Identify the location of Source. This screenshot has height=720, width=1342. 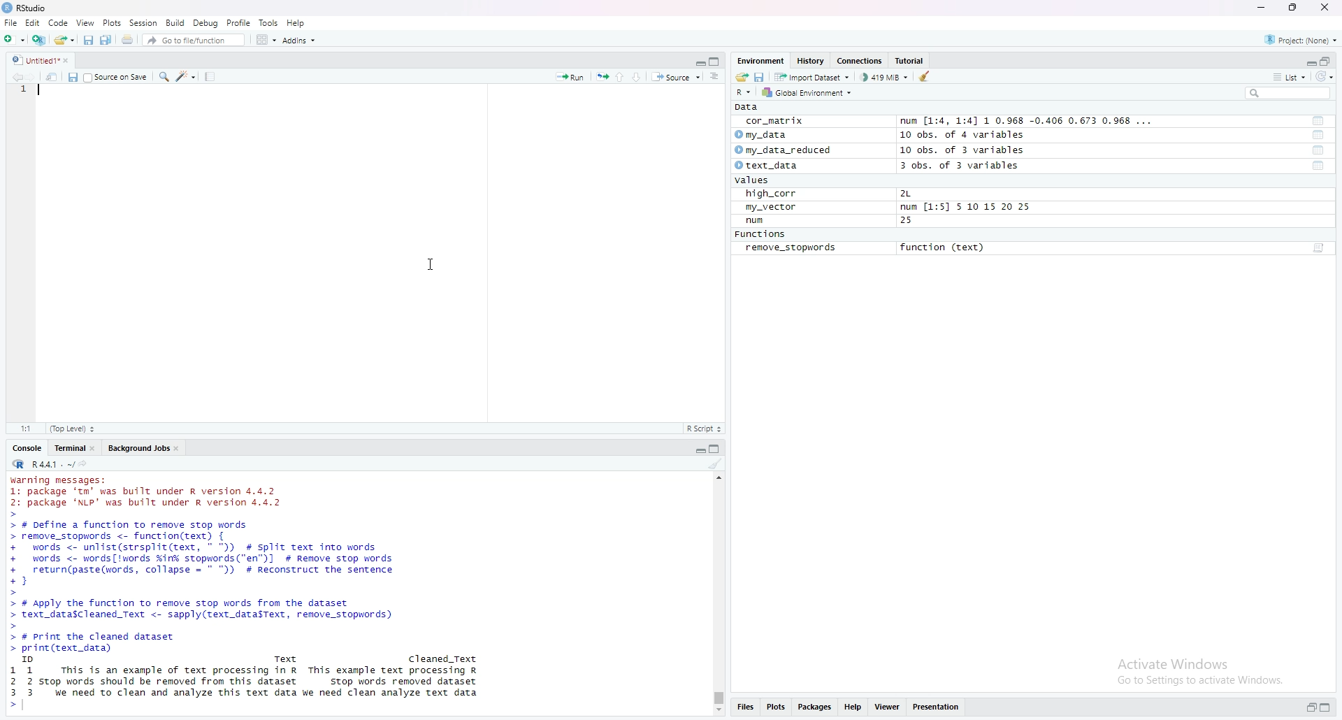
(674, 77).